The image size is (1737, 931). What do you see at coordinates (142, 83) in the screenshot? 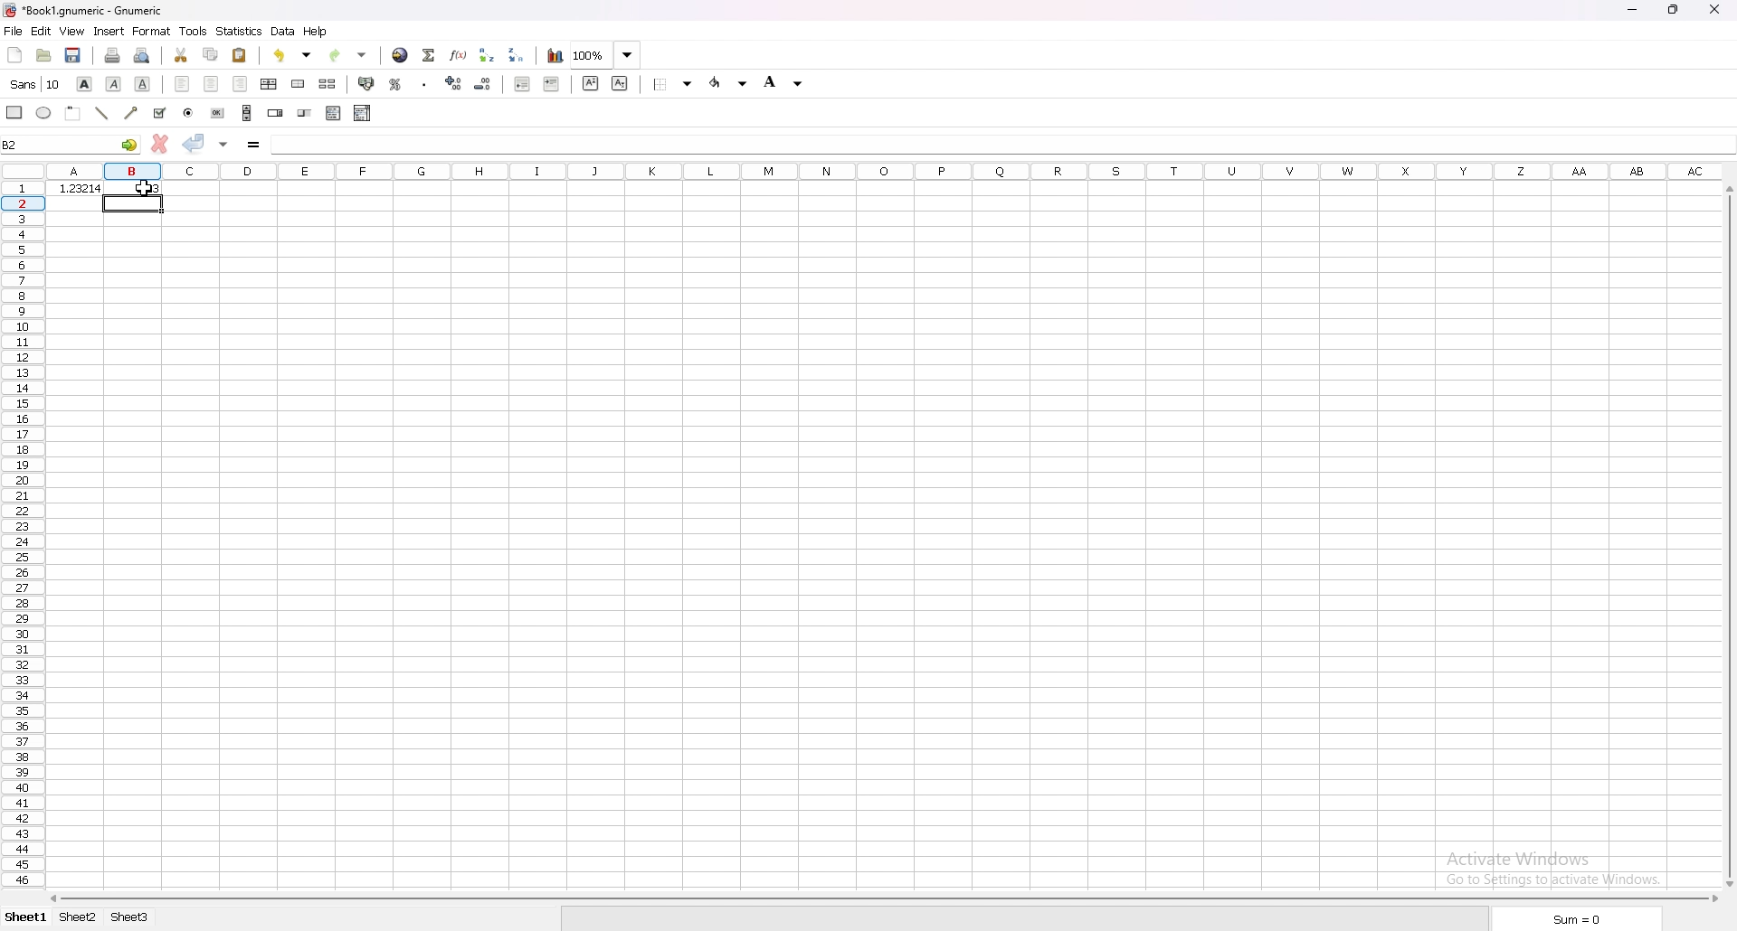
I see `underline` at bounding box center [142, 83].